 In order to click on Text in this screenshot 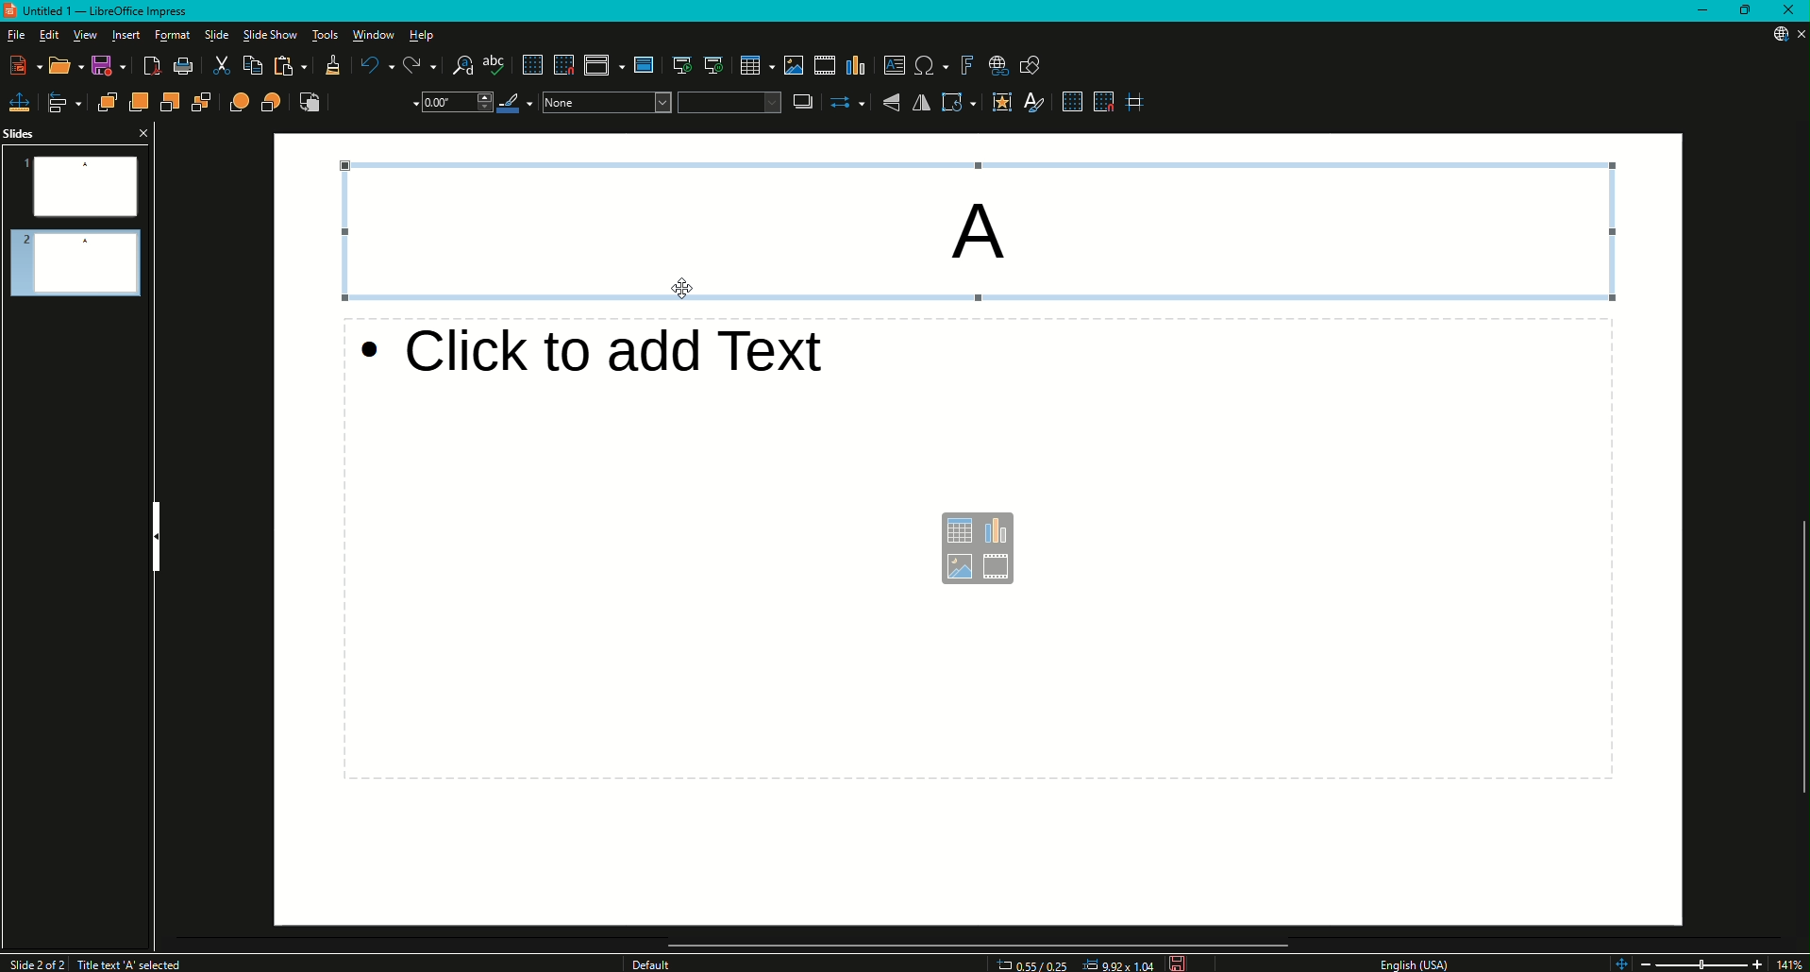, I will do `click(129, 963)`.